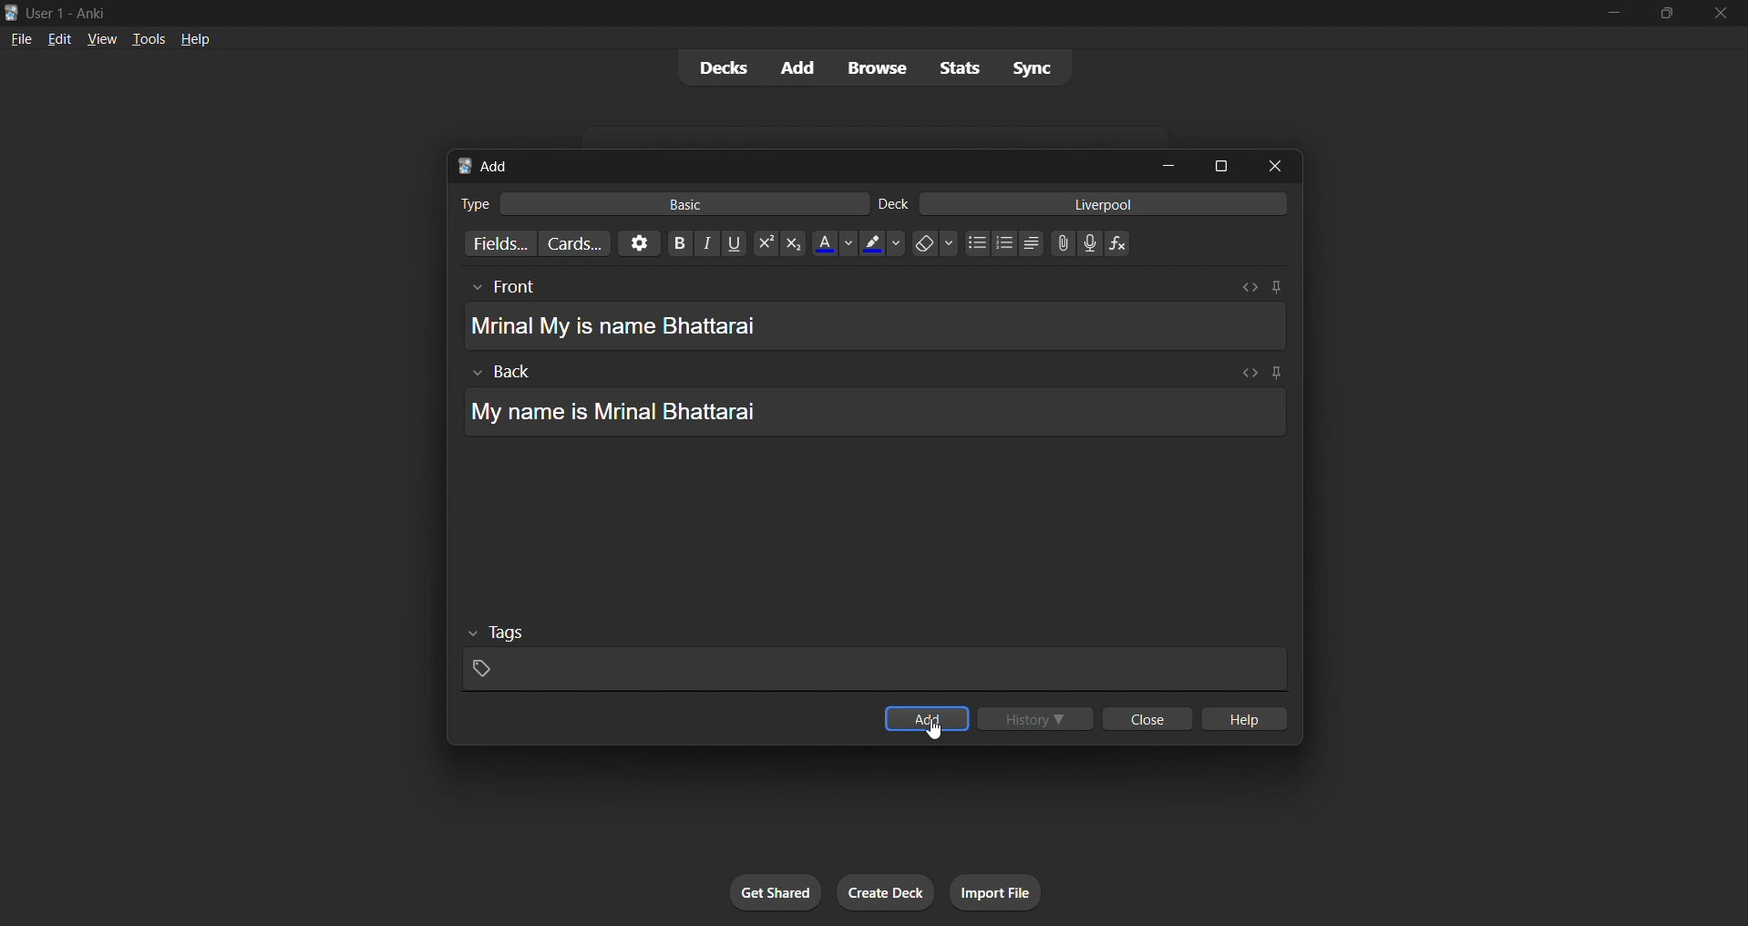 Image resolution: width=1748 pixels, height=926 pixels. What do you see at coordinates (771, 11) in the screenshot?
I see `title bar` at bounding box center [771, 11].